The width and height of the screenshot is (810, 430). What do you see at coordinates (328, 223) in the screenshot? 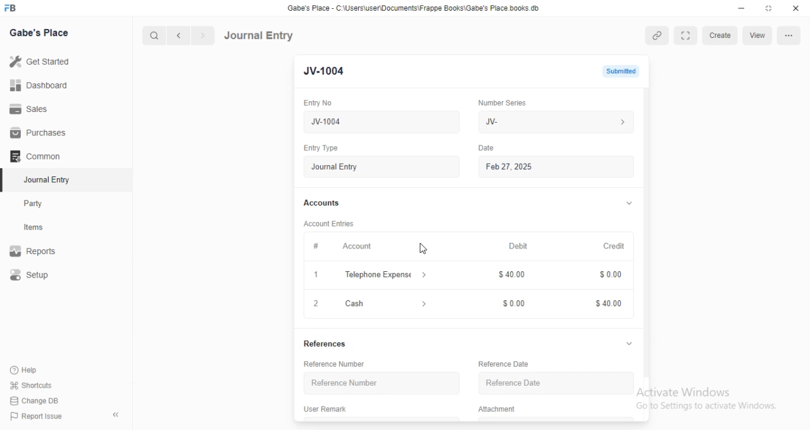
I see `Account entries` at bounding box center [328, 223].